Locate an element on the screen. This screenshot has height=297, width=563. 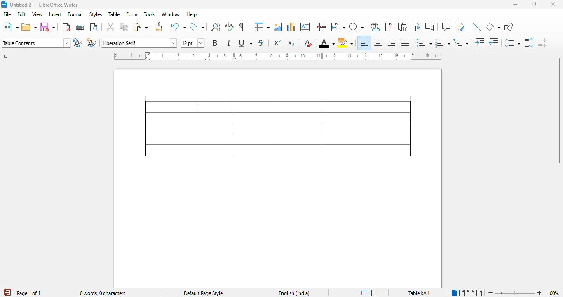
insert image is located at coordinates (278, 27).